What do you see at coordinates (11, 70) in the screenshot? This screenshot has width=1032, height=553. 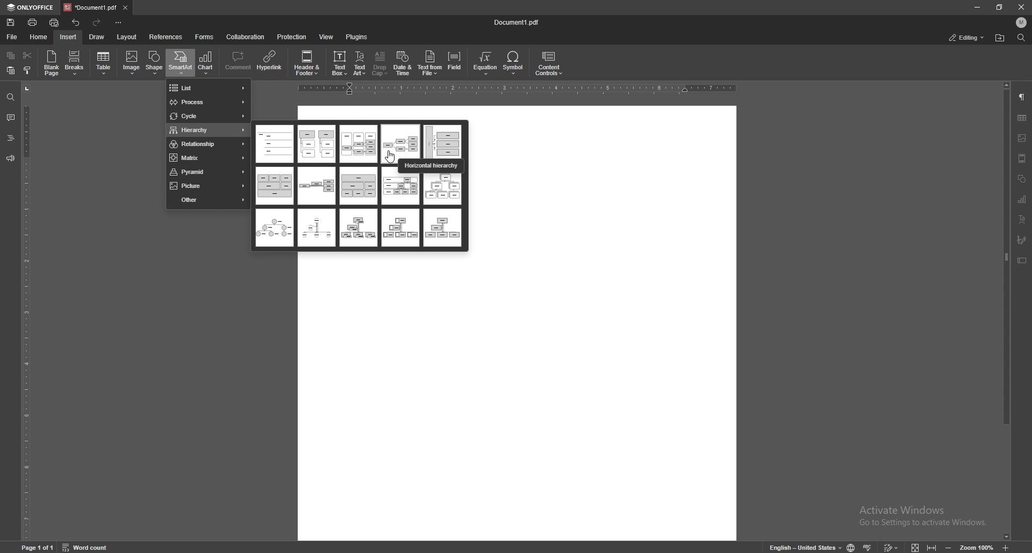 I see `paste` at bounding box center [11, 70].